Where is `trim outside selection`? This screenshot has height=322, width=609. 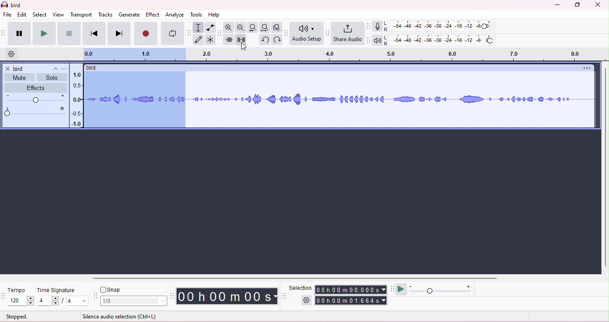
trim outside selection is located at coordinates (230, 40).